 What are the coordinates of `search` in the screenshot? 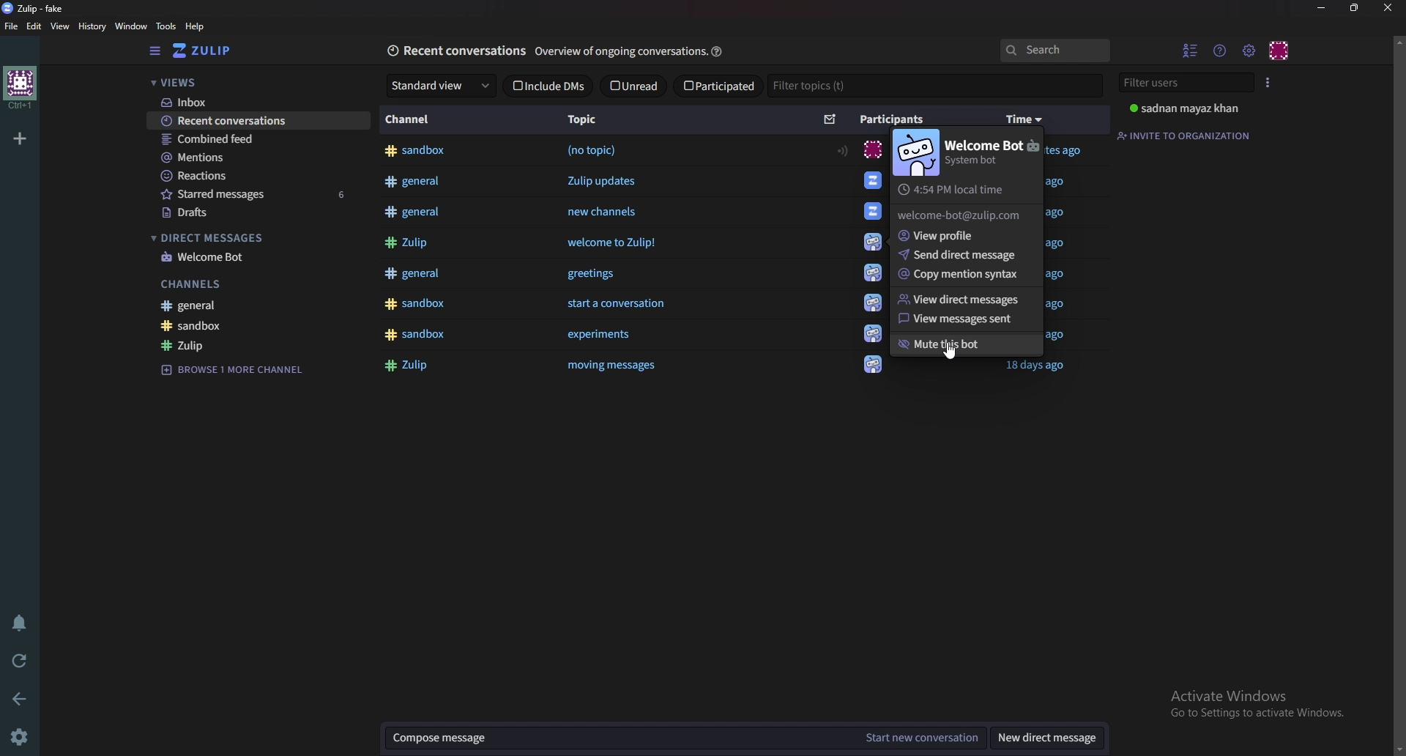 It's located at (1054, 50).